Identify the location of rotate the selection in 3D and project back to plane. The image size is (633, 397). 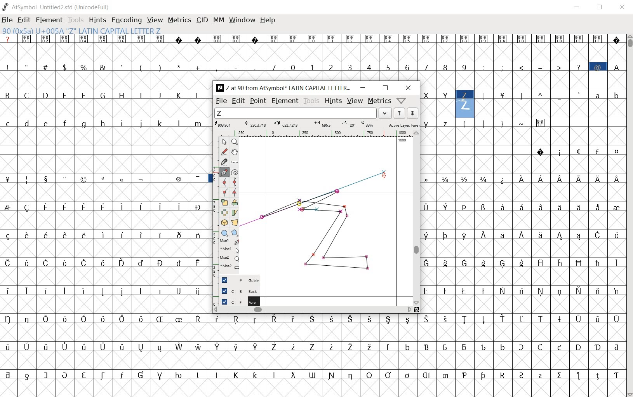
(224, 222).